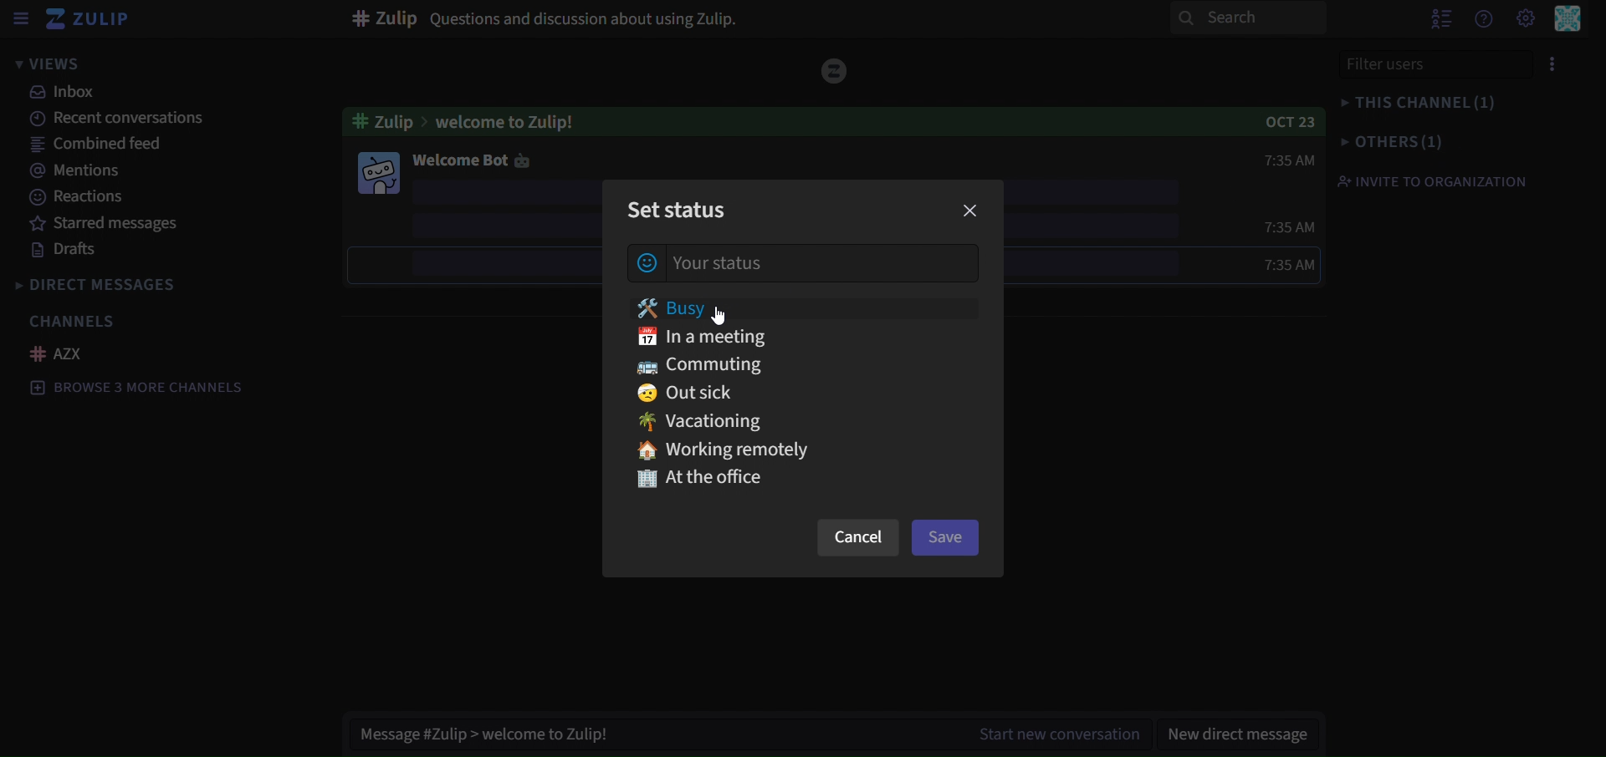 Image resolution: width=1606 pixels, height=757 pixels. What do you see at coordinates (1289, 224) in the screenshot?
I see `7:35am` at bounding box center [1289, 224].